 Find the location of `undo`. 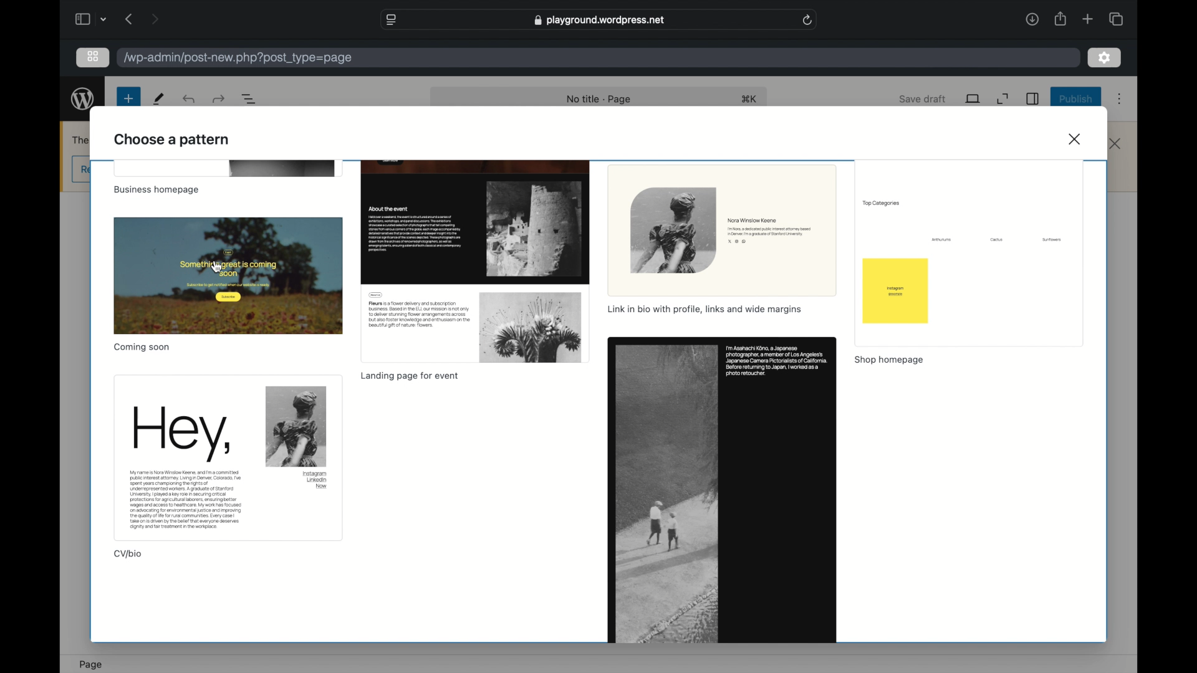

undo is located at coordinates (188, 100).